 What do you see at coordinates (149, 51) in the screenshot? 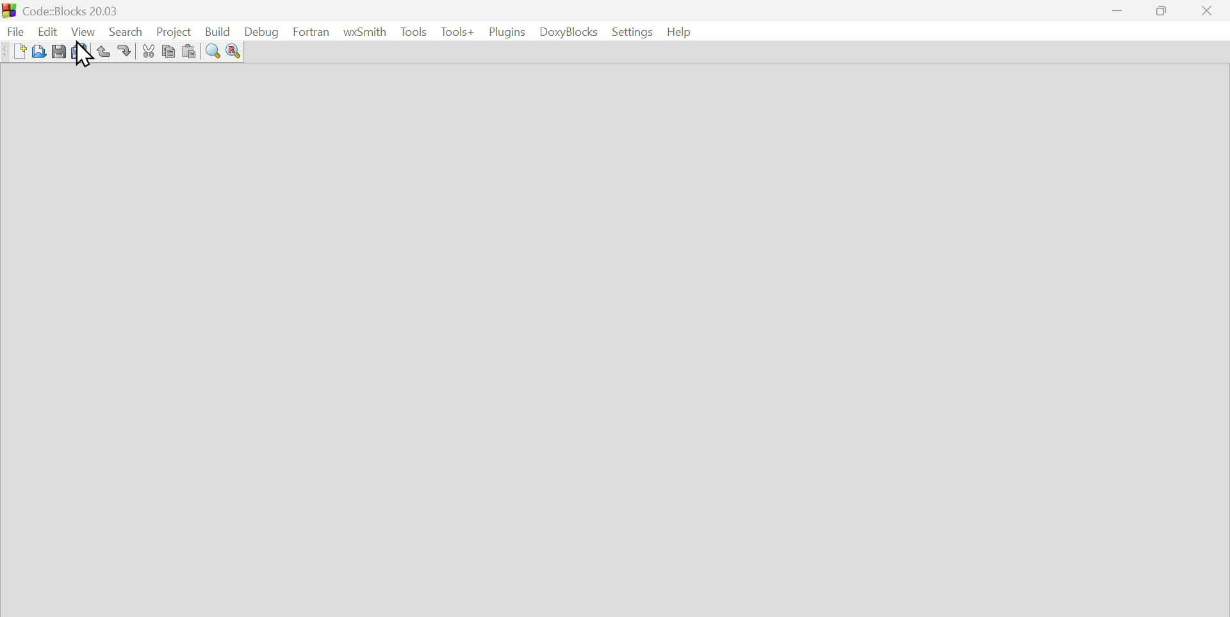
I see `Cut` at bounding box center [149, 51].